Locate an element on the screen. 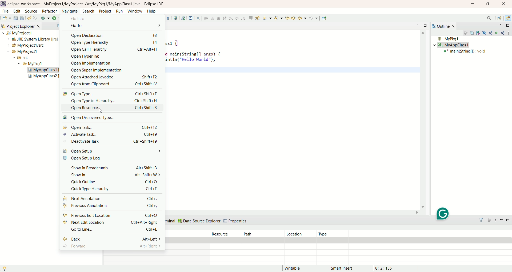 The width and height of the screenshot is (512, 272). open type is located at coordinates (110, 93).